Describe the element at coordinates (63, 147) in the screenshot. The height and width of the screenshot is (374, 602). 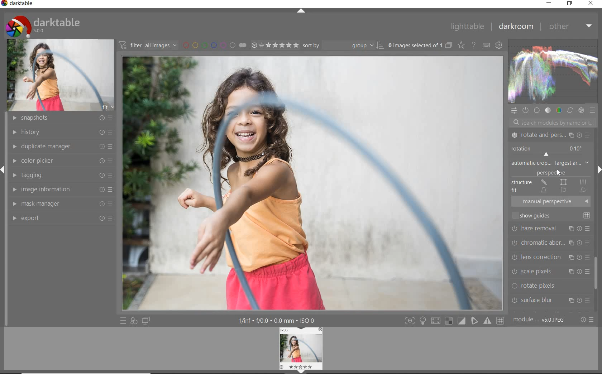
I see `duplicate manager` at that location.